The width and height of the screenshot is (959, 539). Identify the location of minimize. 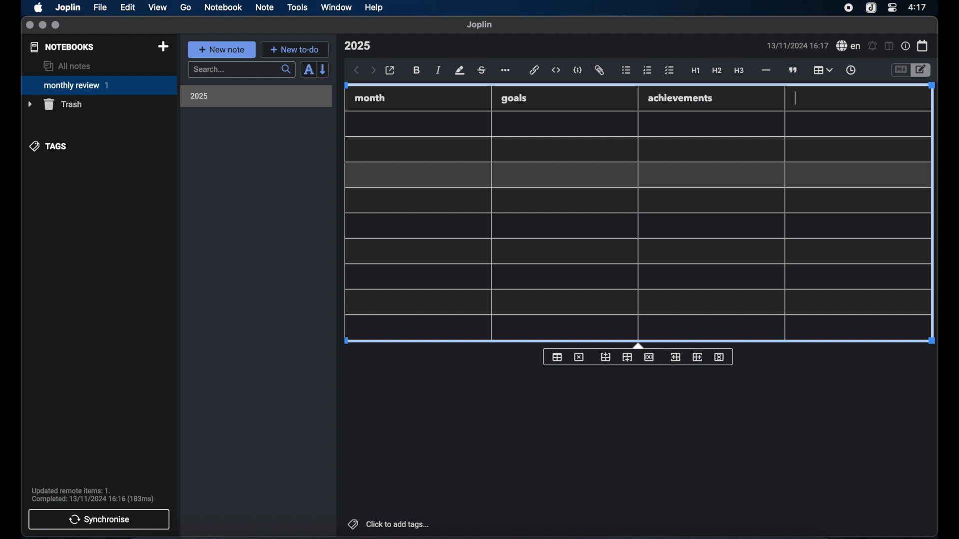
(42, 25).